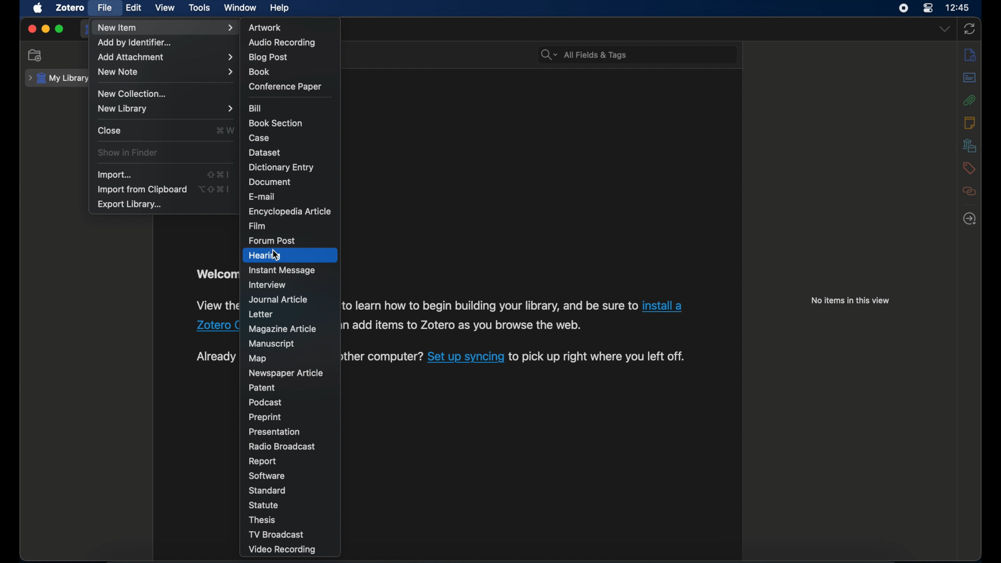  What do you see at coordinates (584, 55) in the screenshot?
I see `search` at bounding box center [584, 55].